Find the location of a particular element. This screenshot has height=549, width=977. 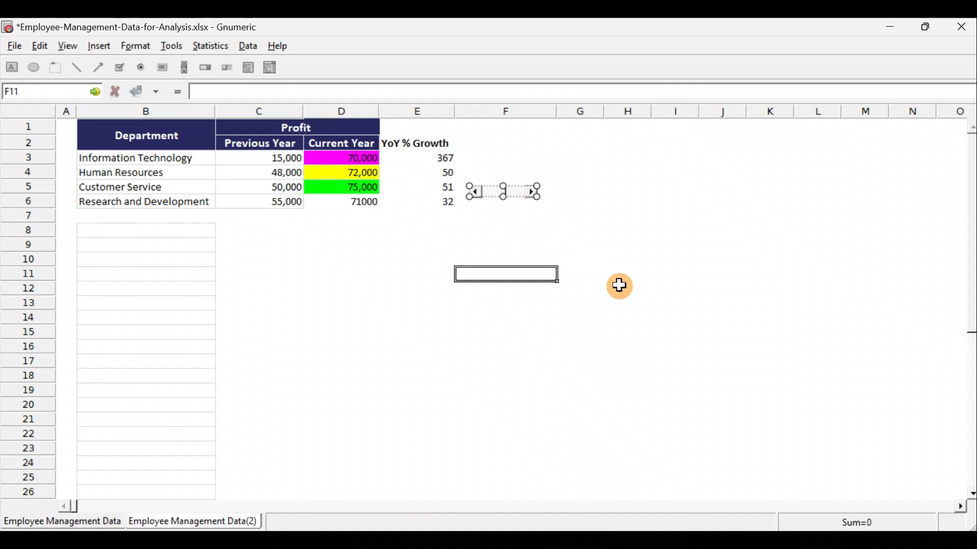

Edit is located at coordinates (41, 47).